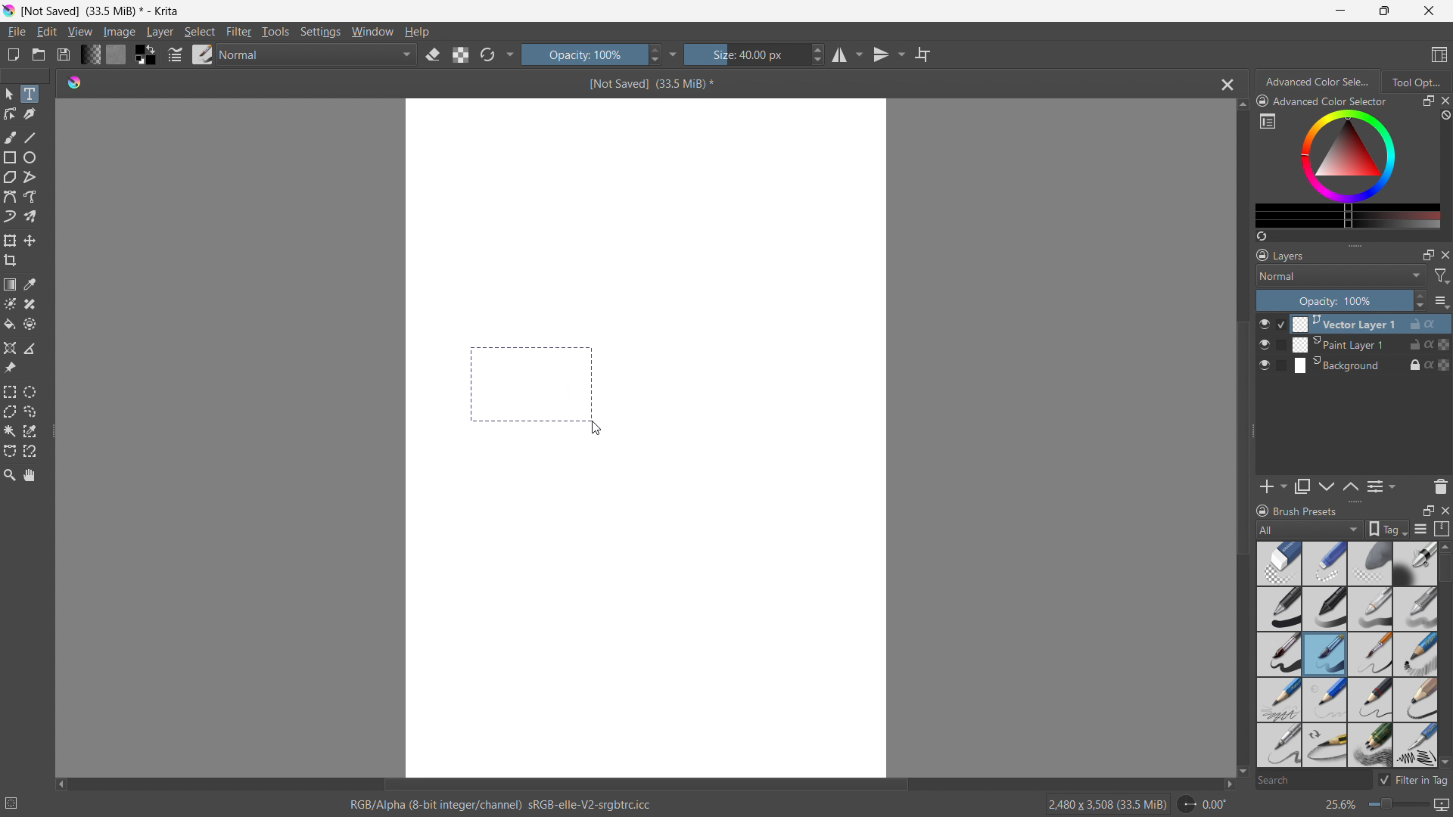 This screenshot has width=1453, height=817. Describe the element at coordinates (596, 427) in the screenshot. I see `cursor` at that location.